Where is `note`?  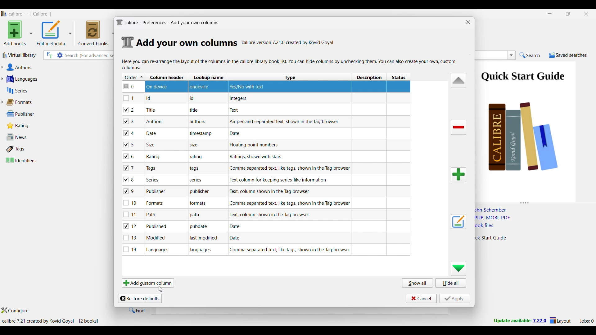 note is located at coordinates (199, 122).